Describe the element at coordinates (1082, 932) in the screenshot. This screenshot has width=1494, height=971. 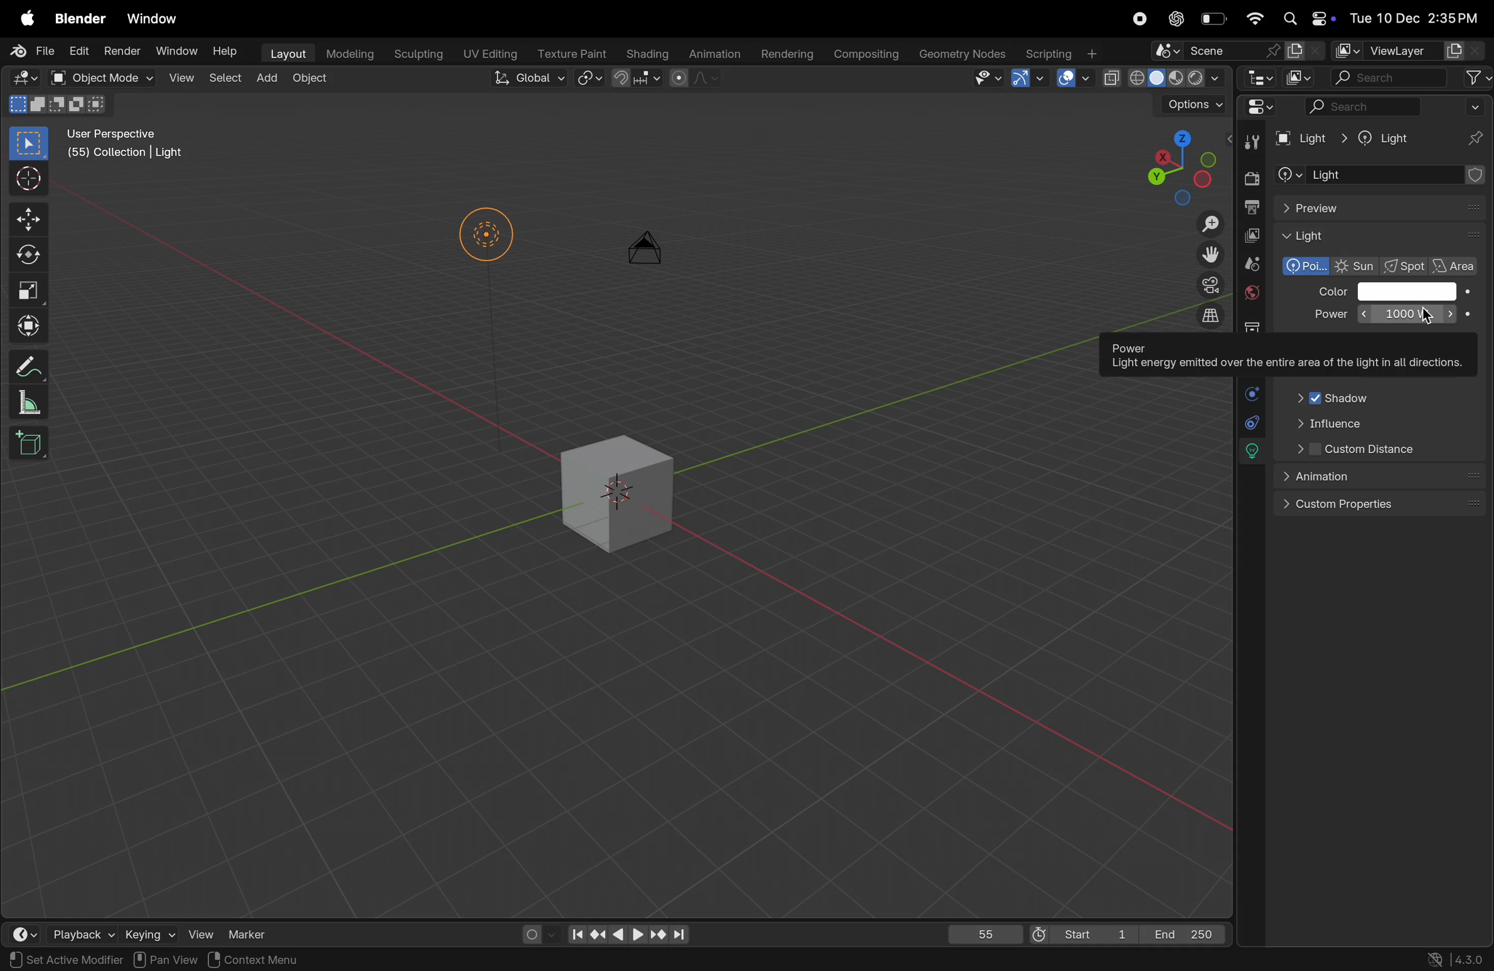
I see `Start 1` at that location.